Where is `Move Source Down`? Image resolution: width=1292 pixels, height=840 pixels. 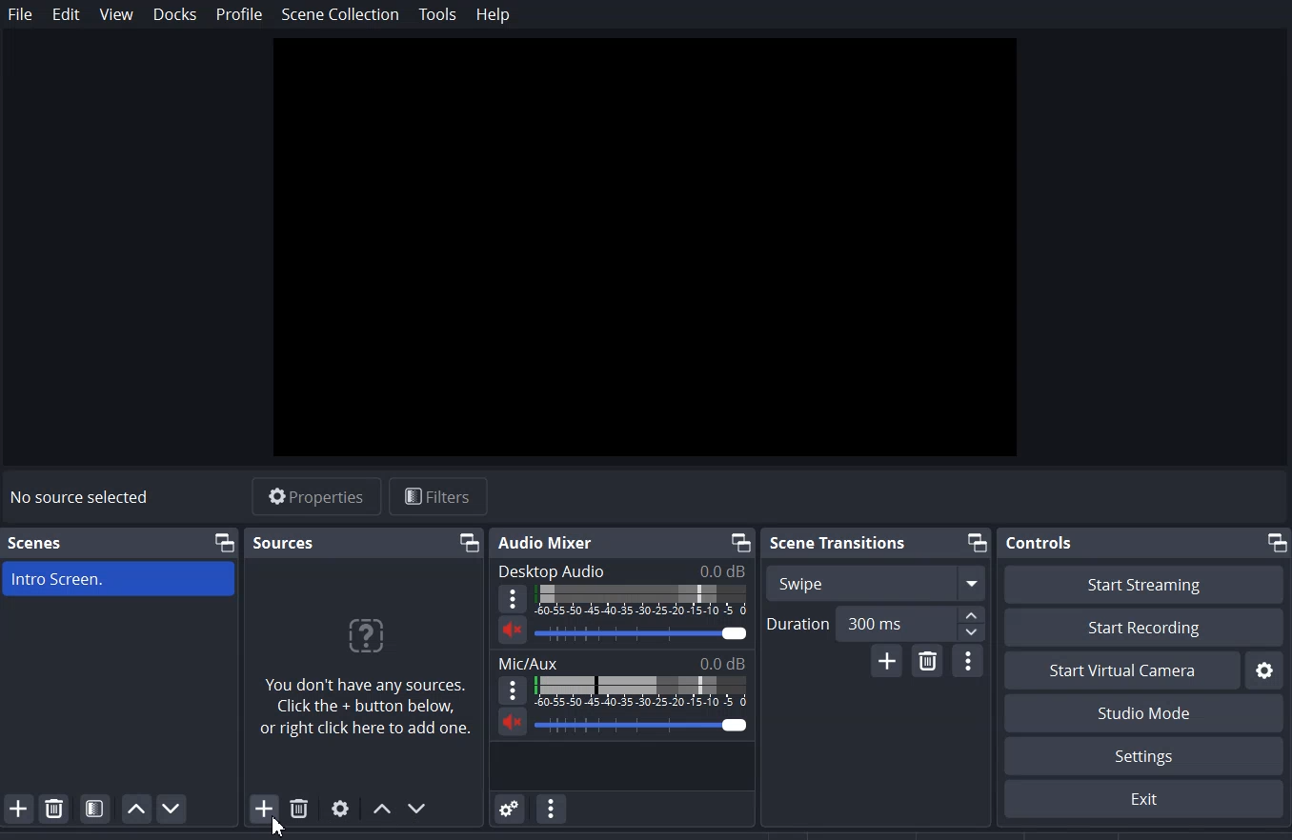 Move Source Down is located at coordinates (419, 808).